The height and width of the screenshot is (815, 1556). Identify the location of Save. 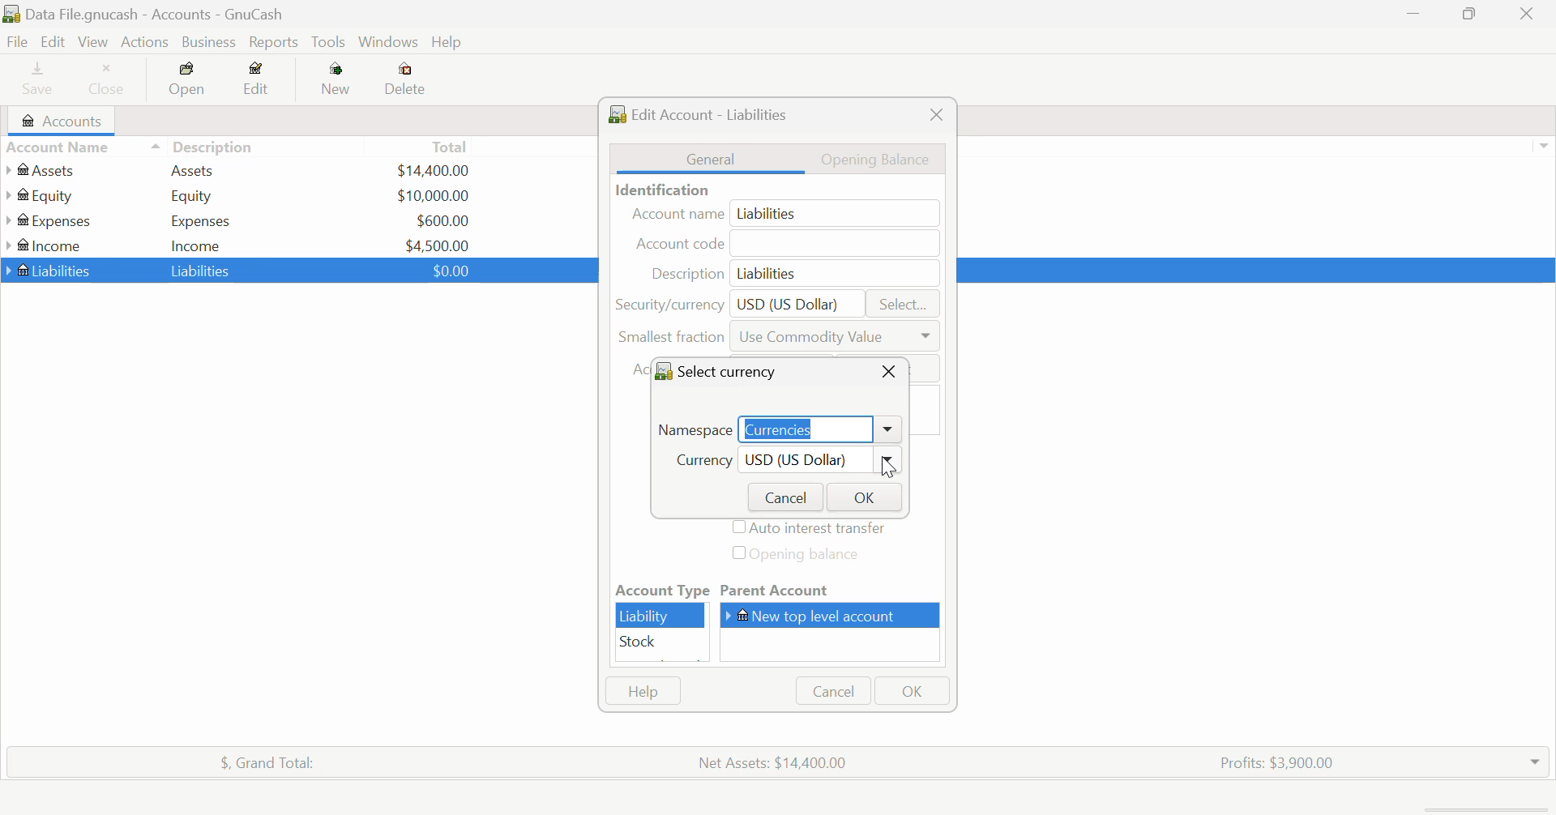
(31, 81).